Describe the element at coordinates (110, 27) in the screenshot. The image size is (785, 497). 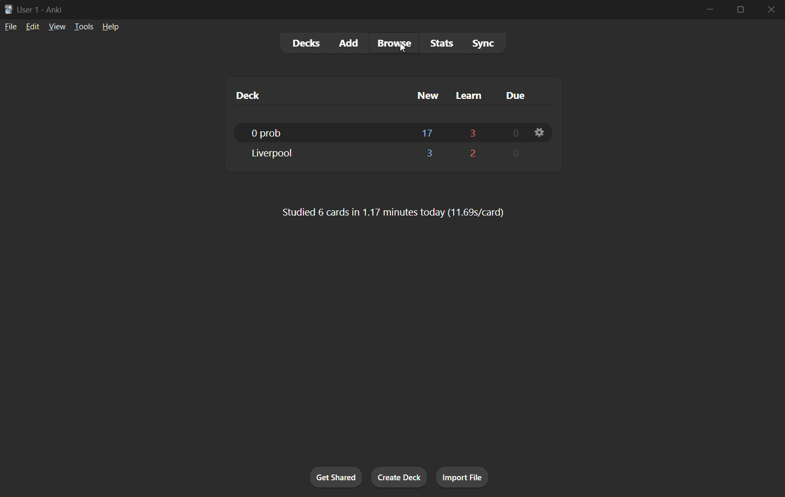
I see `help` at that location.